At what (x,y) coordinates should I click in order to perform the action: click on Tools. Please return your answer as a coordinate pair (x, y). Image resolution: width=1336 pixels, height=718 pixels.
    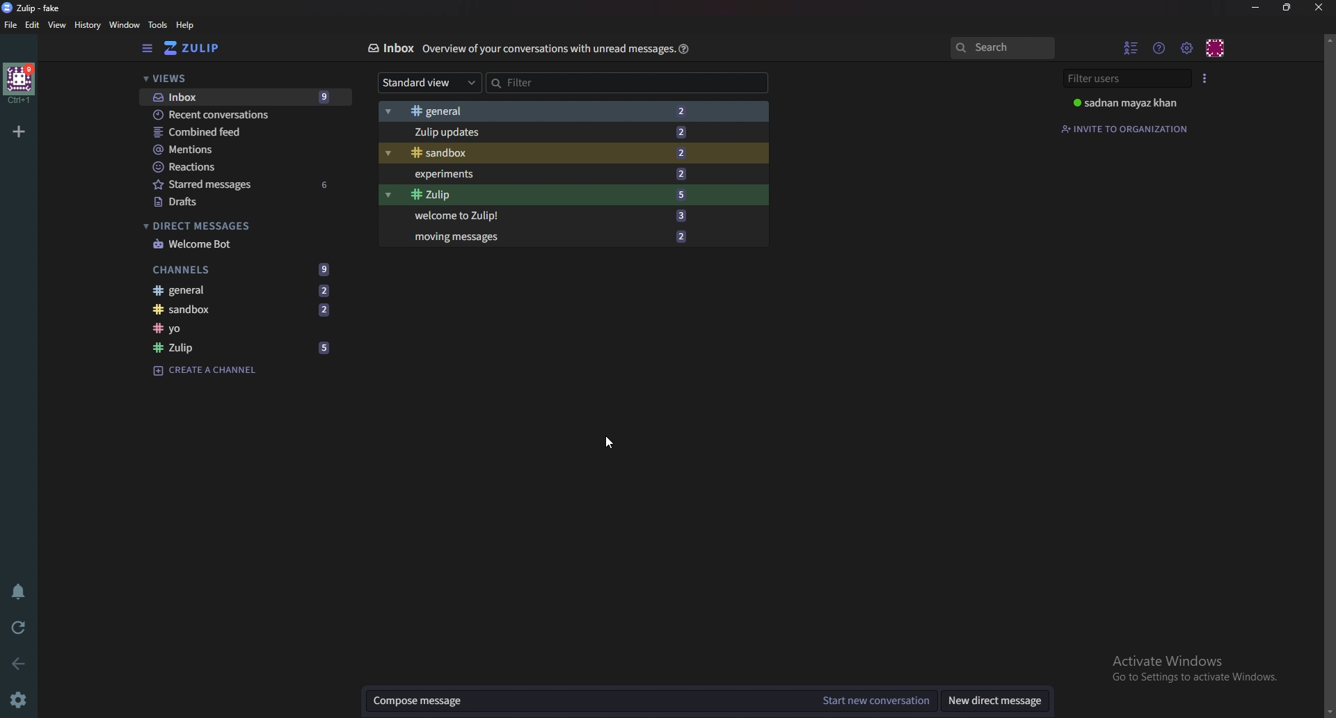
    Looking at the image, I should click on (158, 25).